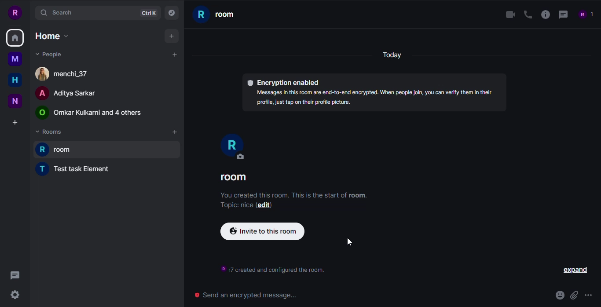 This screenshot has height=307, width=601. What do you see at coordinates (14, 39) in the screenshot?
I see `home` at bounding box center [14, 39].